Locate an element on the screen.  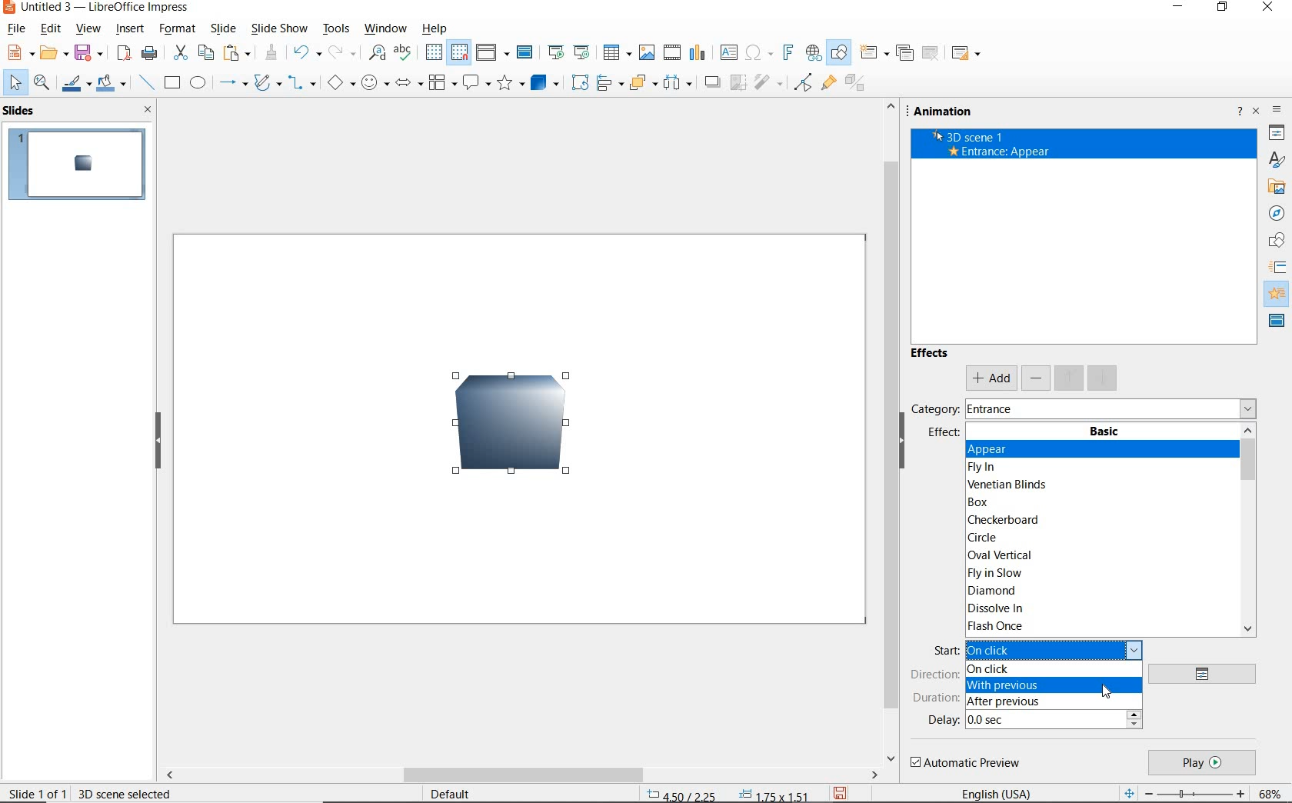
ENTRANCE is located at coordinates (996, 408).